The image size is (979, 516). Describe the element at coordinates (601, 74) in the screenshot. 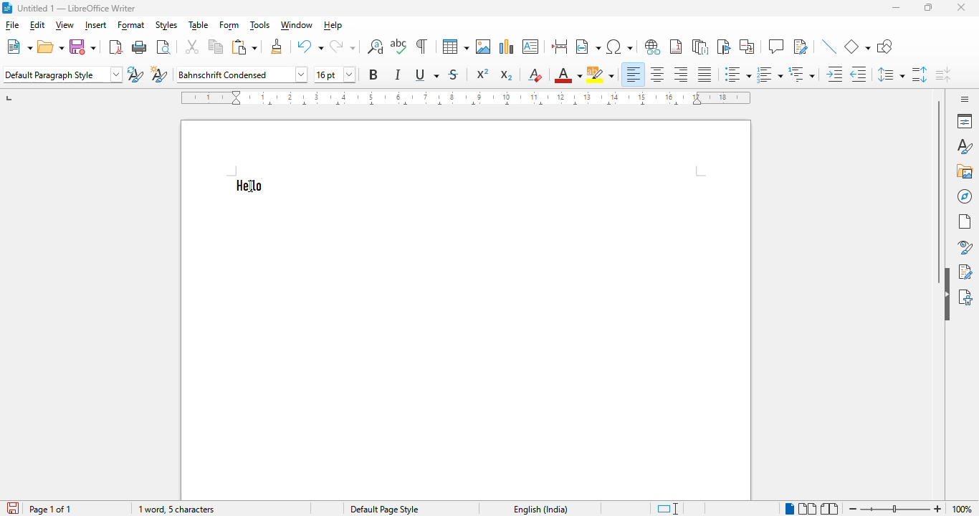

I see `character highlighting color` at that location.